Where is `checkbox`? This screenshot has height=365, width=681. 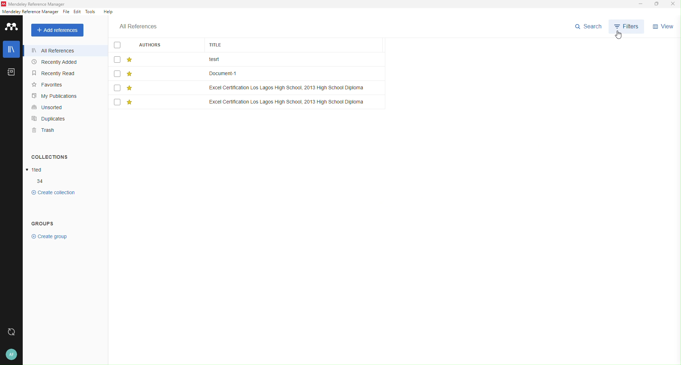
checkbox is located at coordinates (117, 73).